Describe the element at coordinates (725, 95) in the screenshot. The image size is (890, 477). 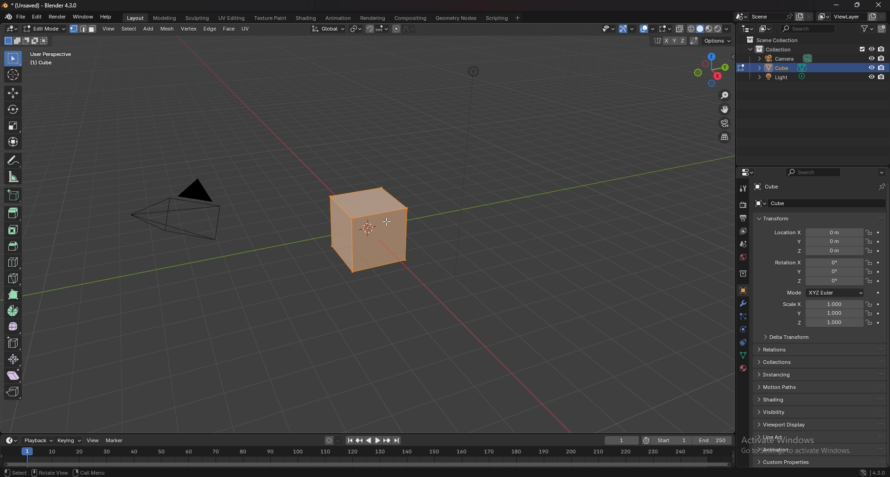
I see `zoom` at that location.